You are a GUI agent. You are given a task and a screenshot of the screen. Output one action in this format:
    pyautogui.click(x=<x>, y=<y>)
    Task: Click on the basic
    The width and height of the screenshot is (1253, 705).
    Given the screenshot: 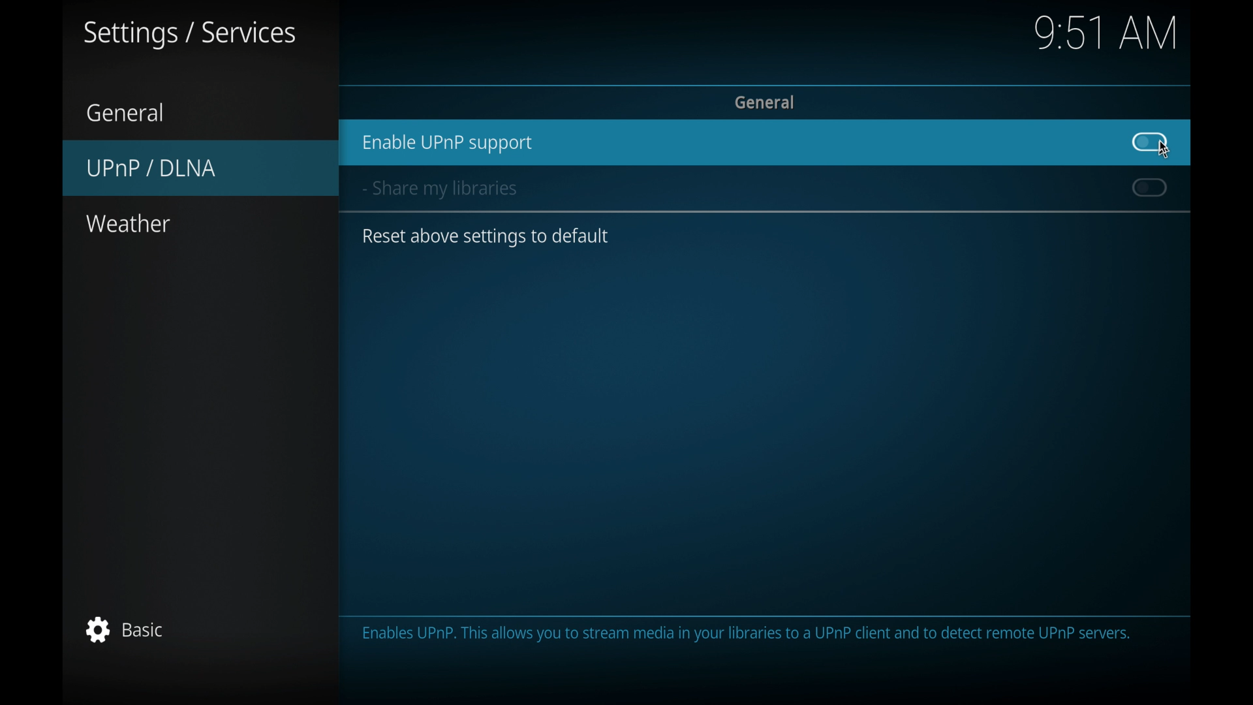 What is the action you would take?
    pyautogui.click(x=121, y=629)
    